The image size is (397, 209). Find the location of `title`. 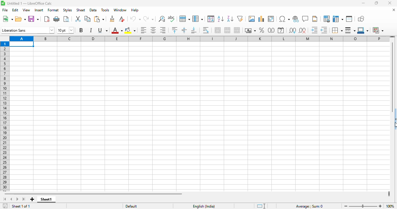

title is located at coordinates (30, 3).